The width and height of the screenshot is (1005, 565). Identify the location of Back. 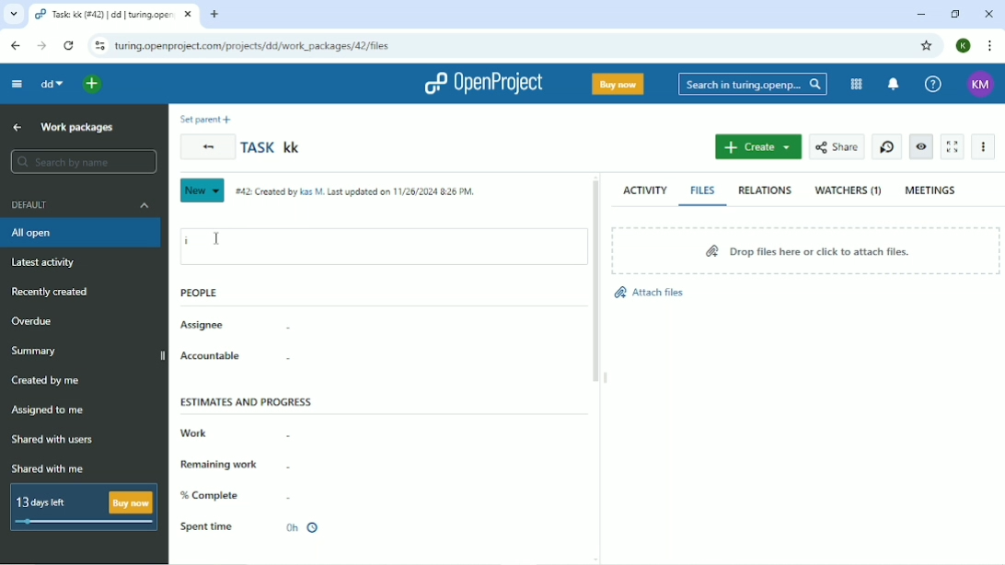
(16, 45).